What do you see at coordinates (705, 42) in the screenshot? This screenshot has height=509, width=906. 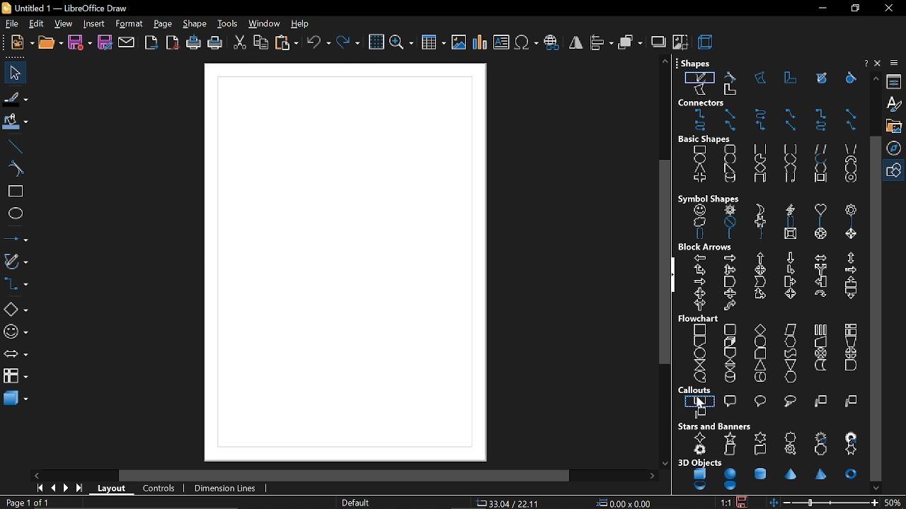 I see `3d effect` at bounding box center [705, 42].